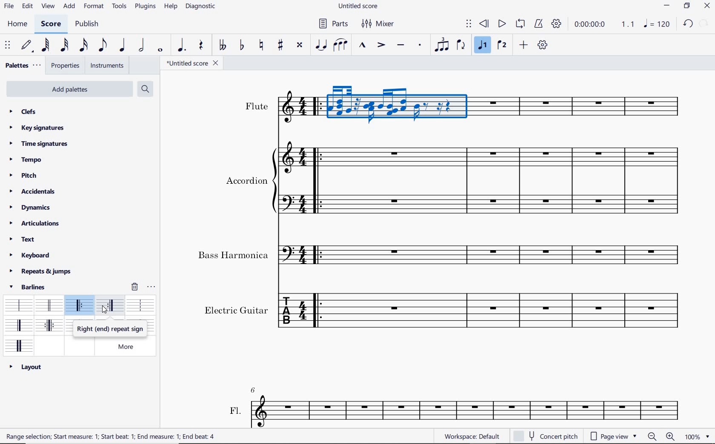  What do you see at coordinates (22, 65) in the screenshot?
I see `palettes` at bounding box center [22, 65].